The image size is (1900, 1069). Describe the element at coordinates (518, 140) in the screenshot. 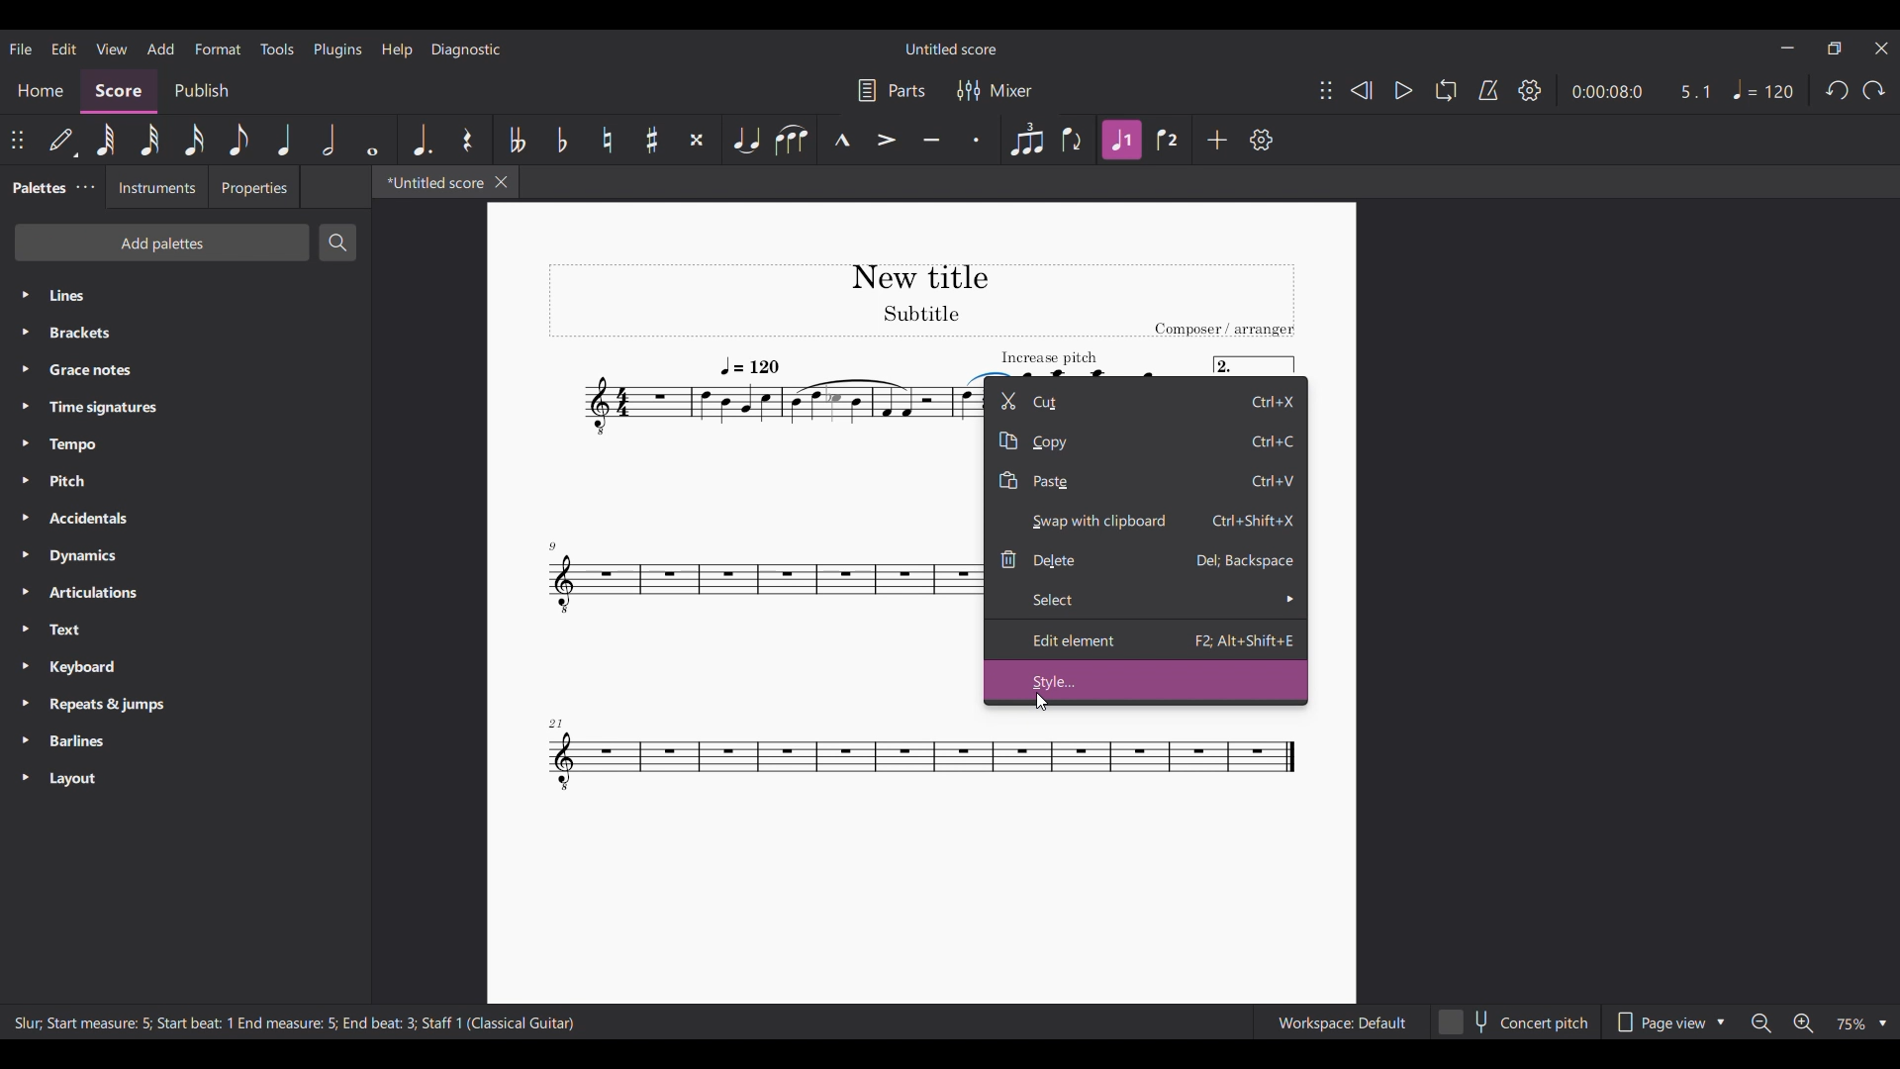

I see `Toggle double flat` at that location.